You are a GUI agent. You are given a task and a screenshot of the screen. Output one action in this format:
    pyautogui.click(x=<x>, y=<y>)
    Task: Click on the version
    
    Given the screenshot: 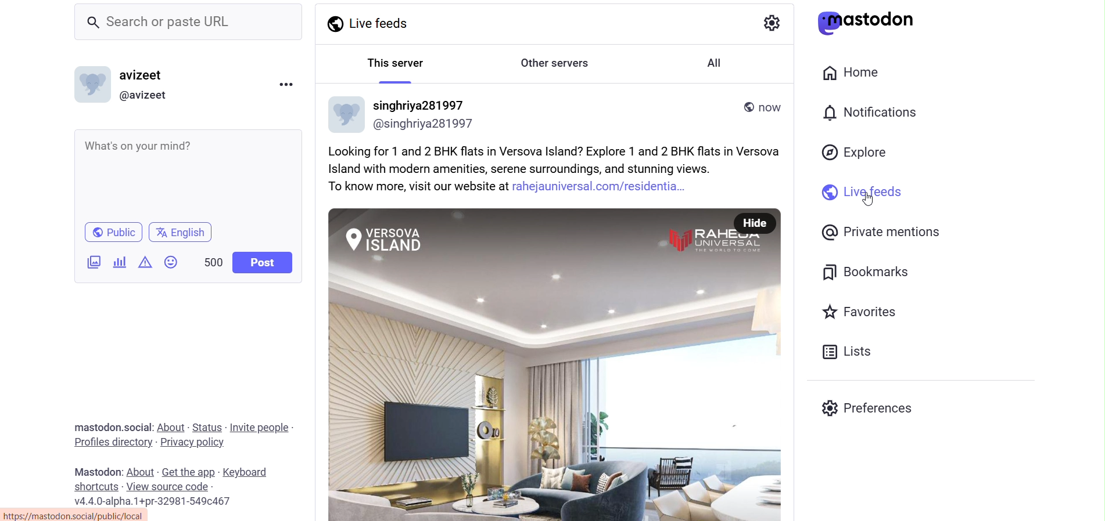 What is the action you would take?
    pyautogui.click(x=152, y=501)
    